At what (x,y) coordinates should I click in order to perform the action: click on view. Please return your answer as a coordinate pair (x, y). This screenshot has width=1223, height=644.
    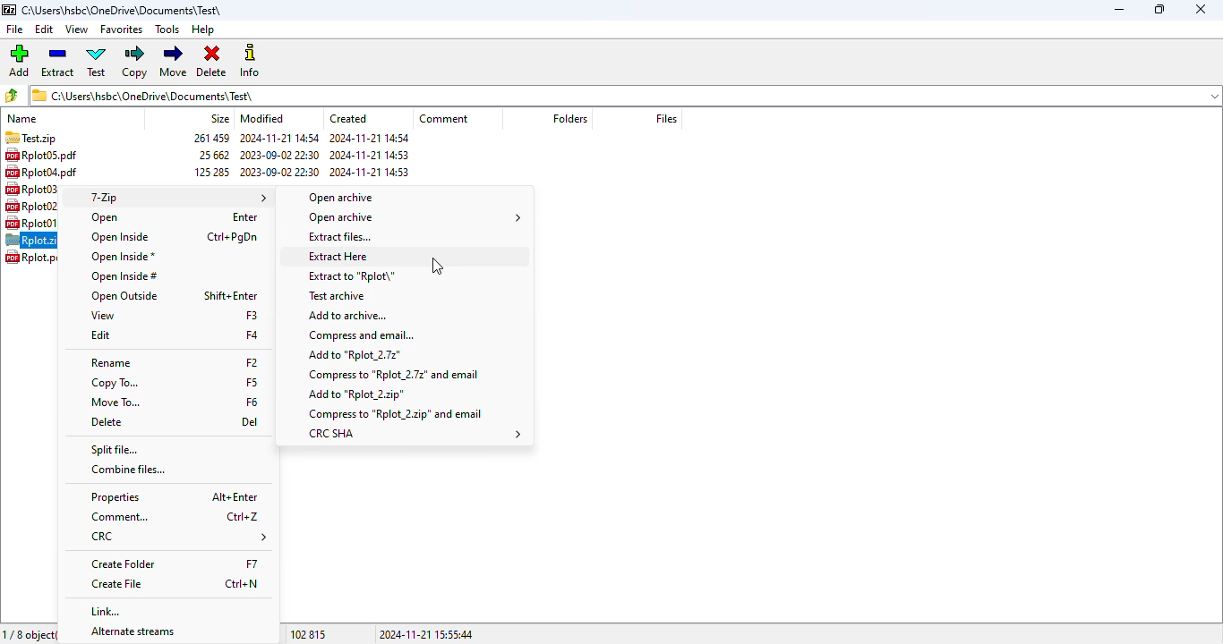
    Looking at the image, I should click on (103, 316).